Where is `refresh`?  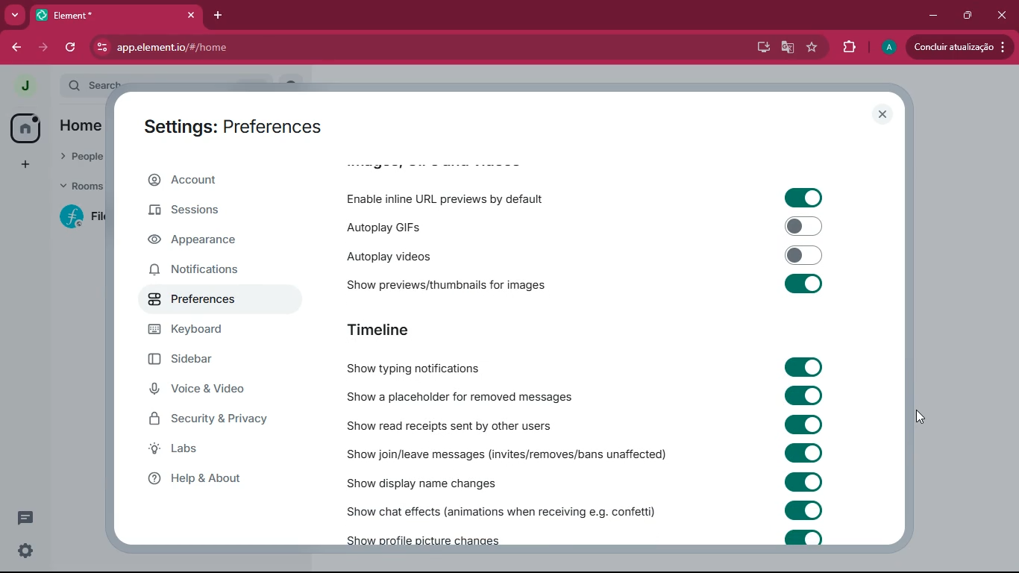 refresh is located at coordinates (72, 48).